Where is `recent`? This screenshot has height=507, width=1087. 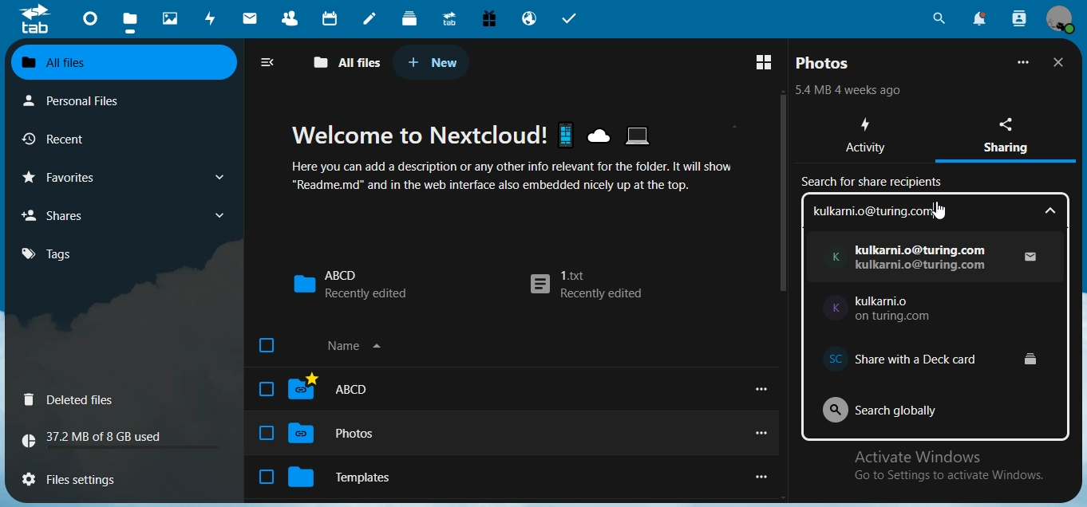
recent is located at coordinates (82, 140).